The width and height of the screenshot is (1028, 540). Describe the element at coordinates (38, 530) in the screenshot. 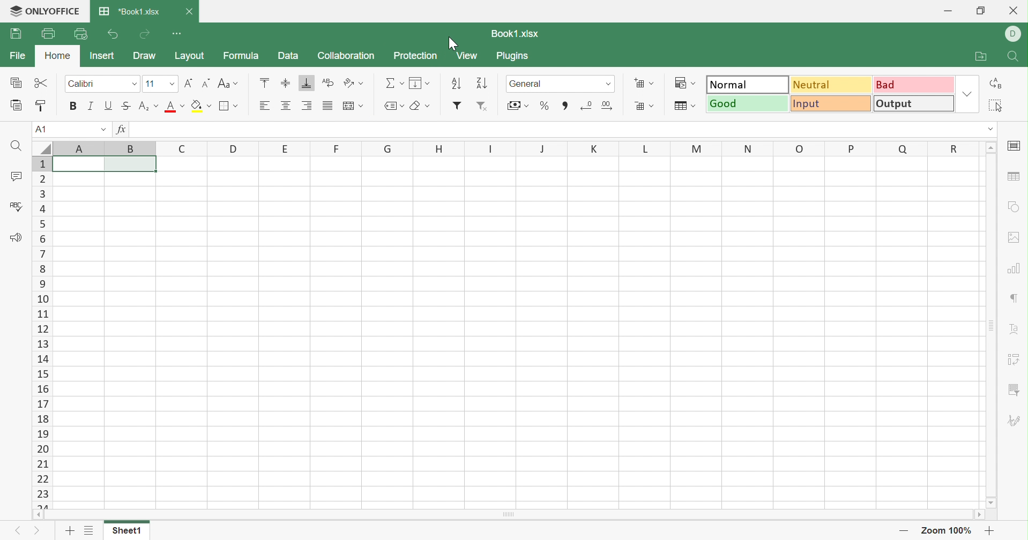

I see `Next` at that location.